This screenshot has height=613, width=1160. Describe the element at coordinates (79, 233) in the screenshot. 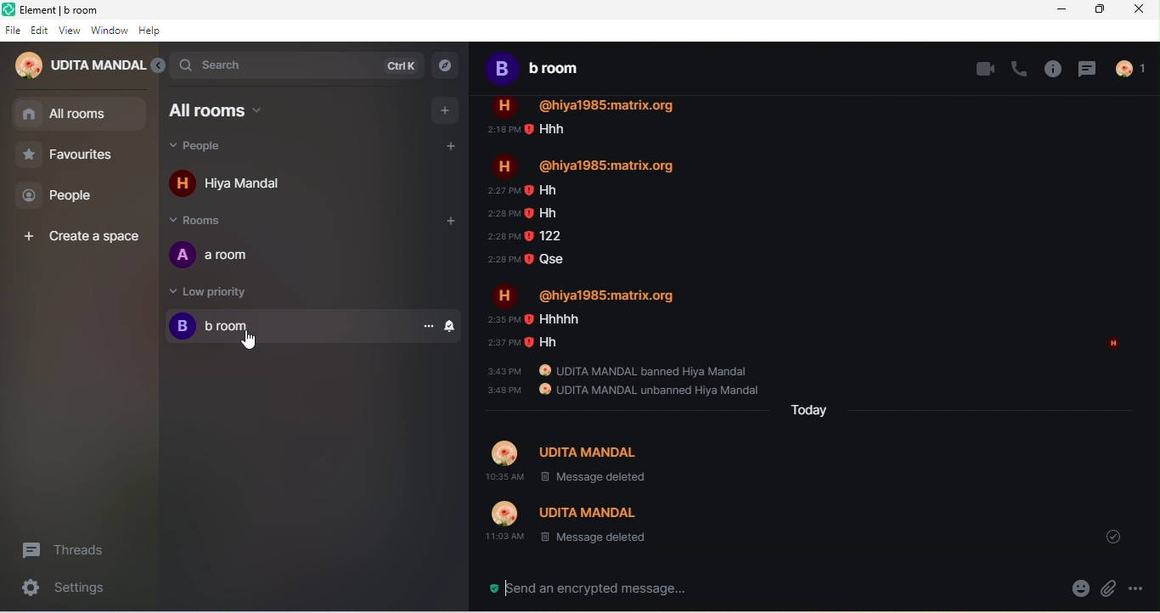

I see `create a space` at that location.